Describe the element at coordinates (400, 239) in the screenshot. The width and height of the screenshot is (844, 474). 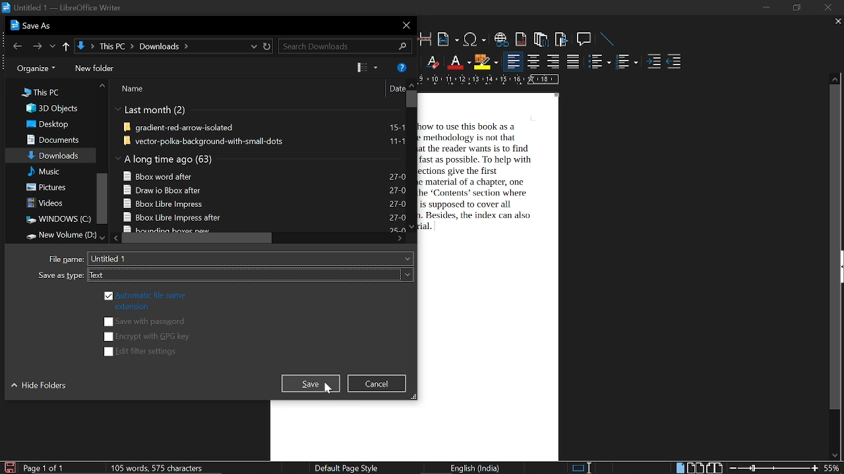
I see `move right` at that location.